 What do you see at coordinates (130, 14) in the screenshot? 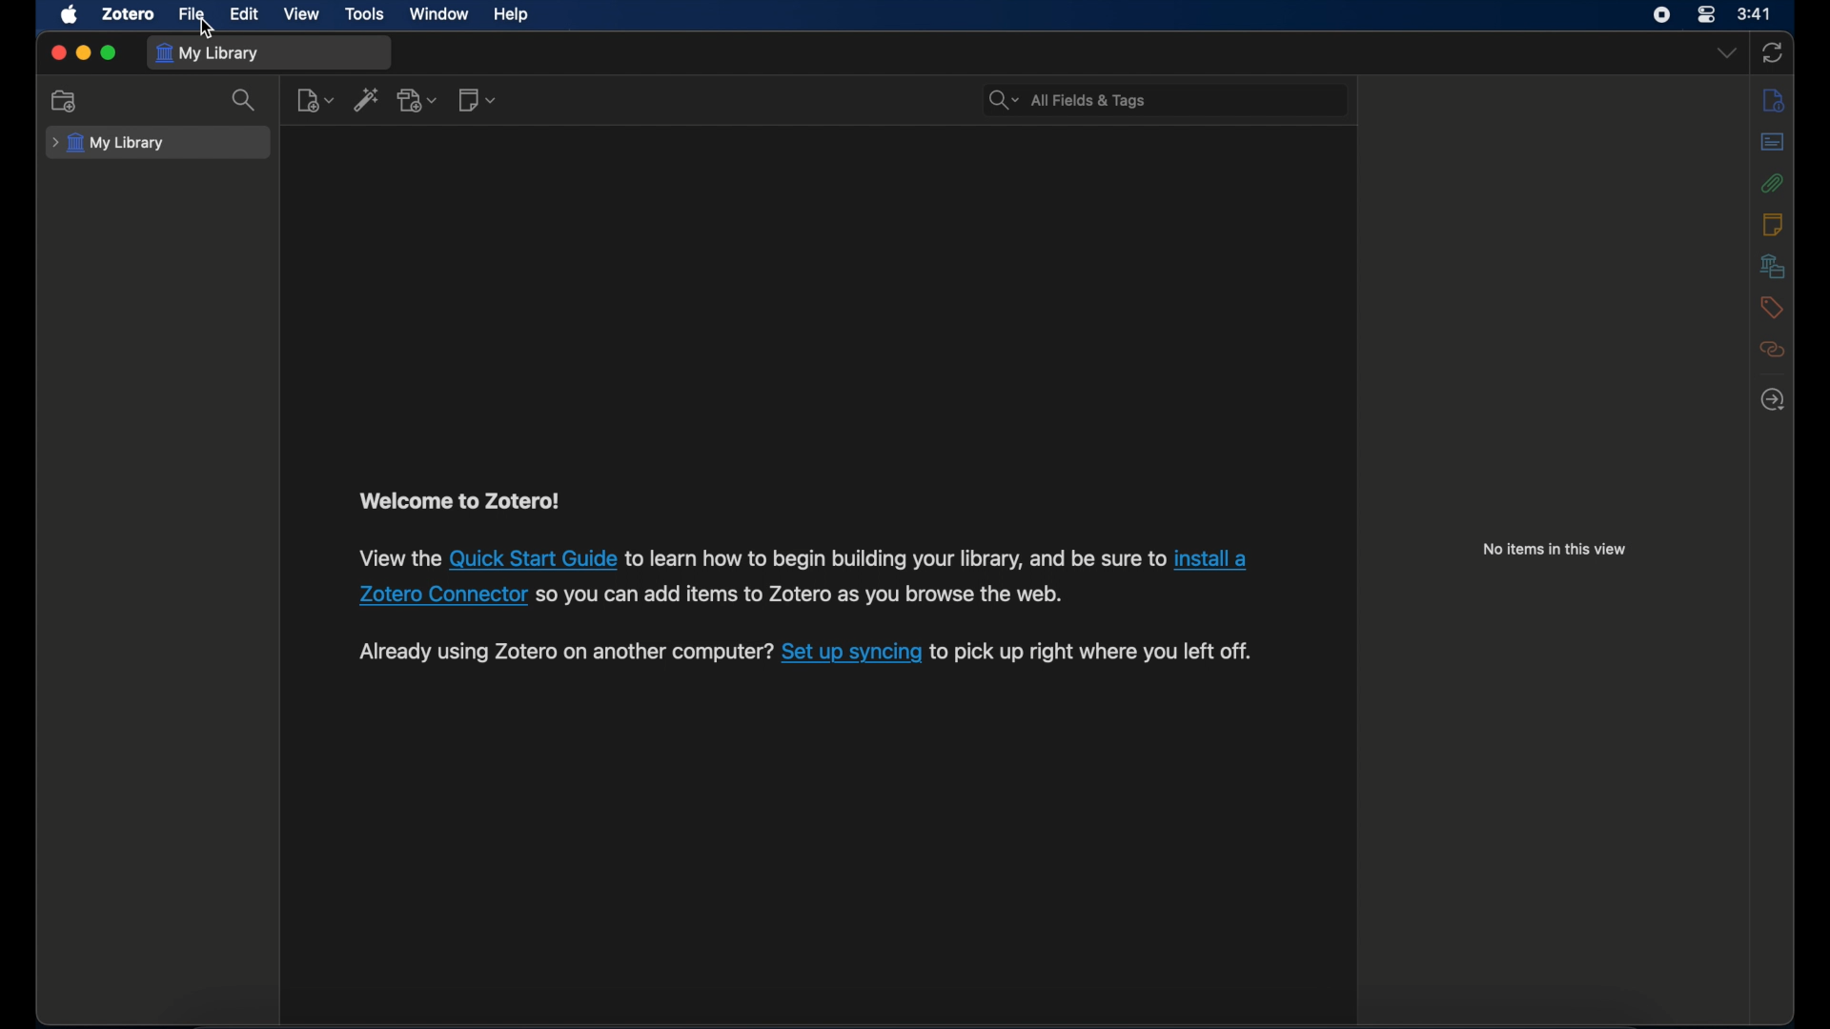
I see `zotero` at bounding box center [130, 14].